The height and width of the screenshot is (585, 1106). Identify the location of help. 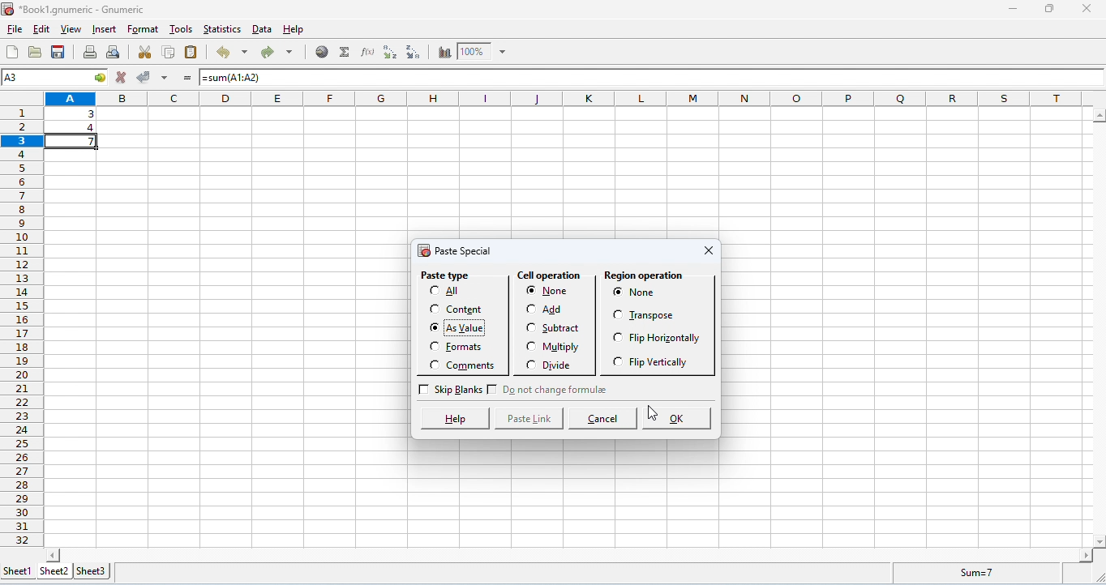
(294, 30).